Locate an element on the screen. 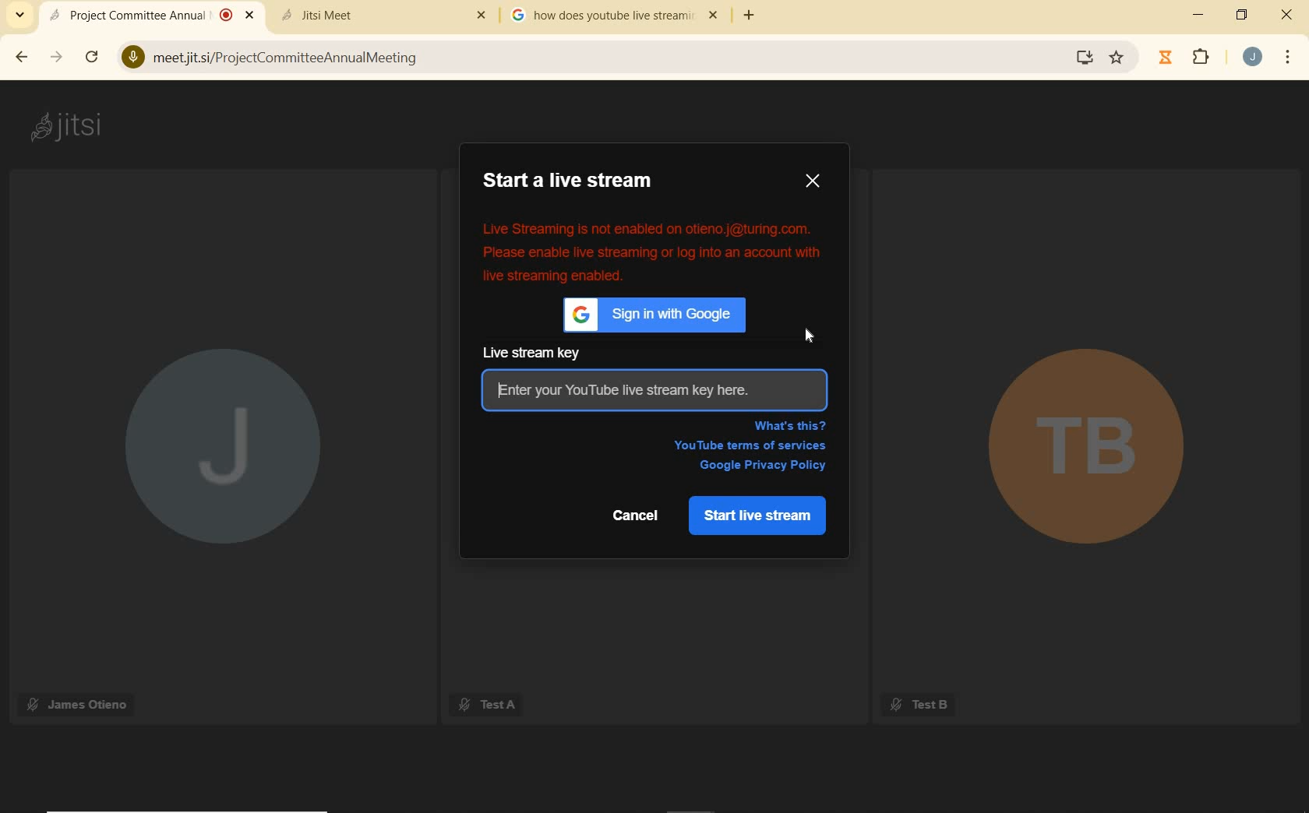  Install Google Meet is located at coordinates (1085, 58).